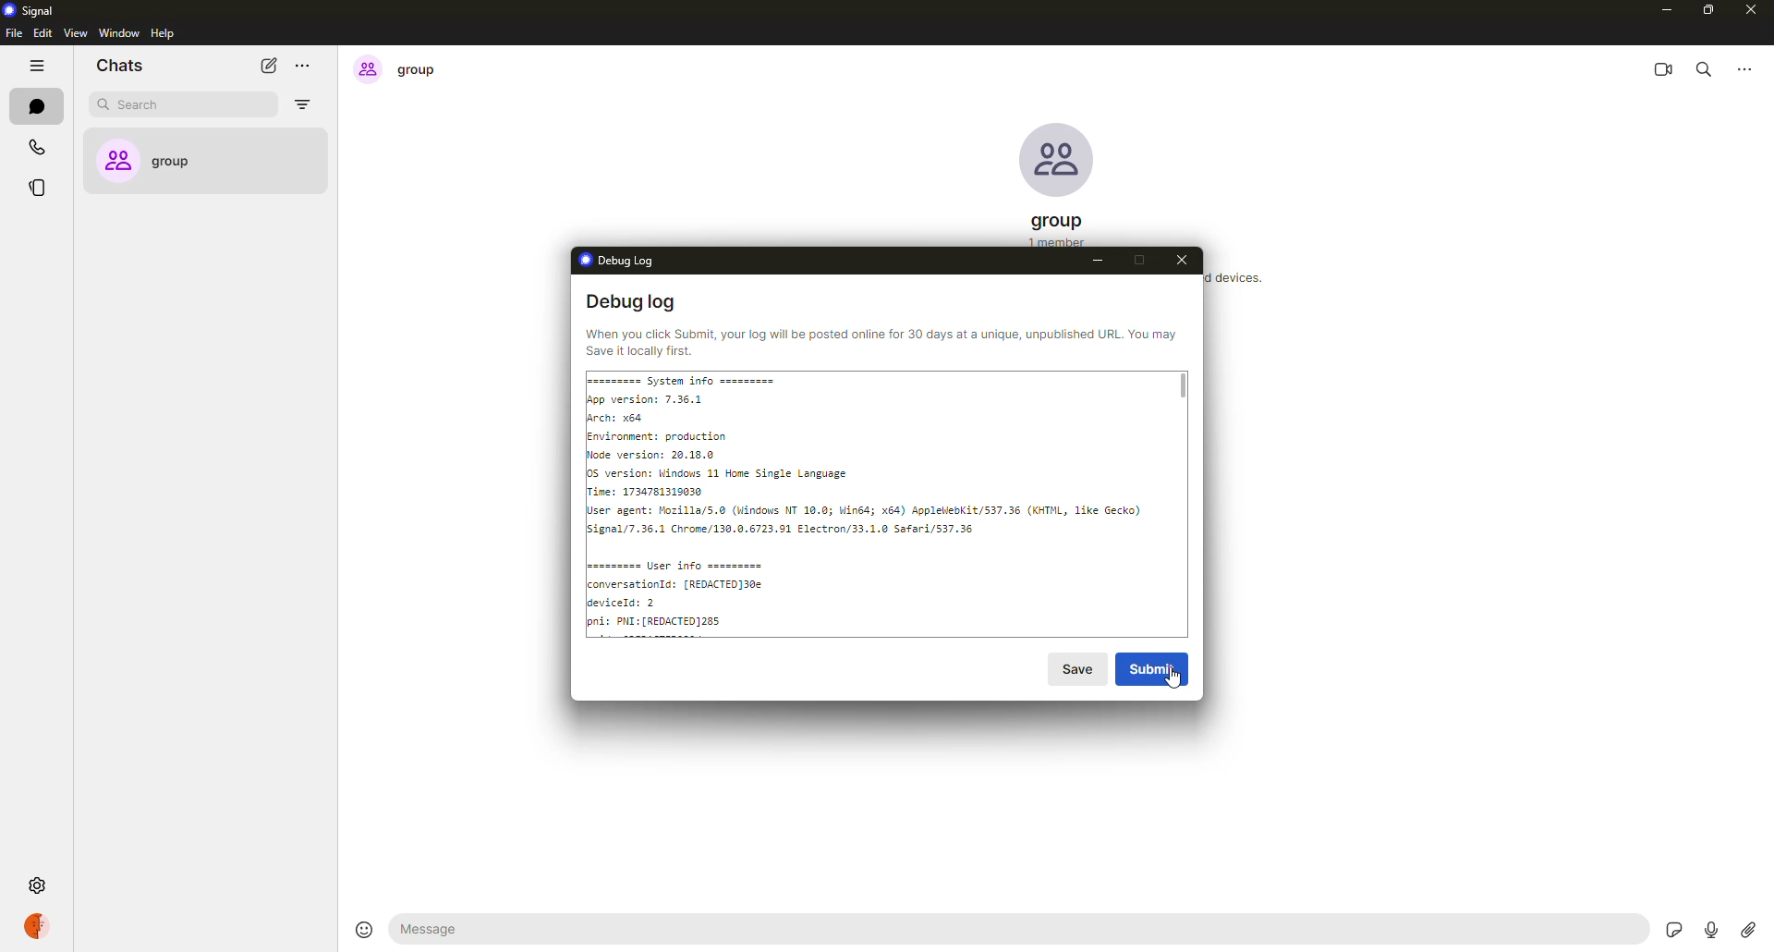 The height and width of the screenshot is (952, 1774). What do you see at coordinates (1056, 226) in the screenshot?
I see `group` at bounding box center [1056, 226].